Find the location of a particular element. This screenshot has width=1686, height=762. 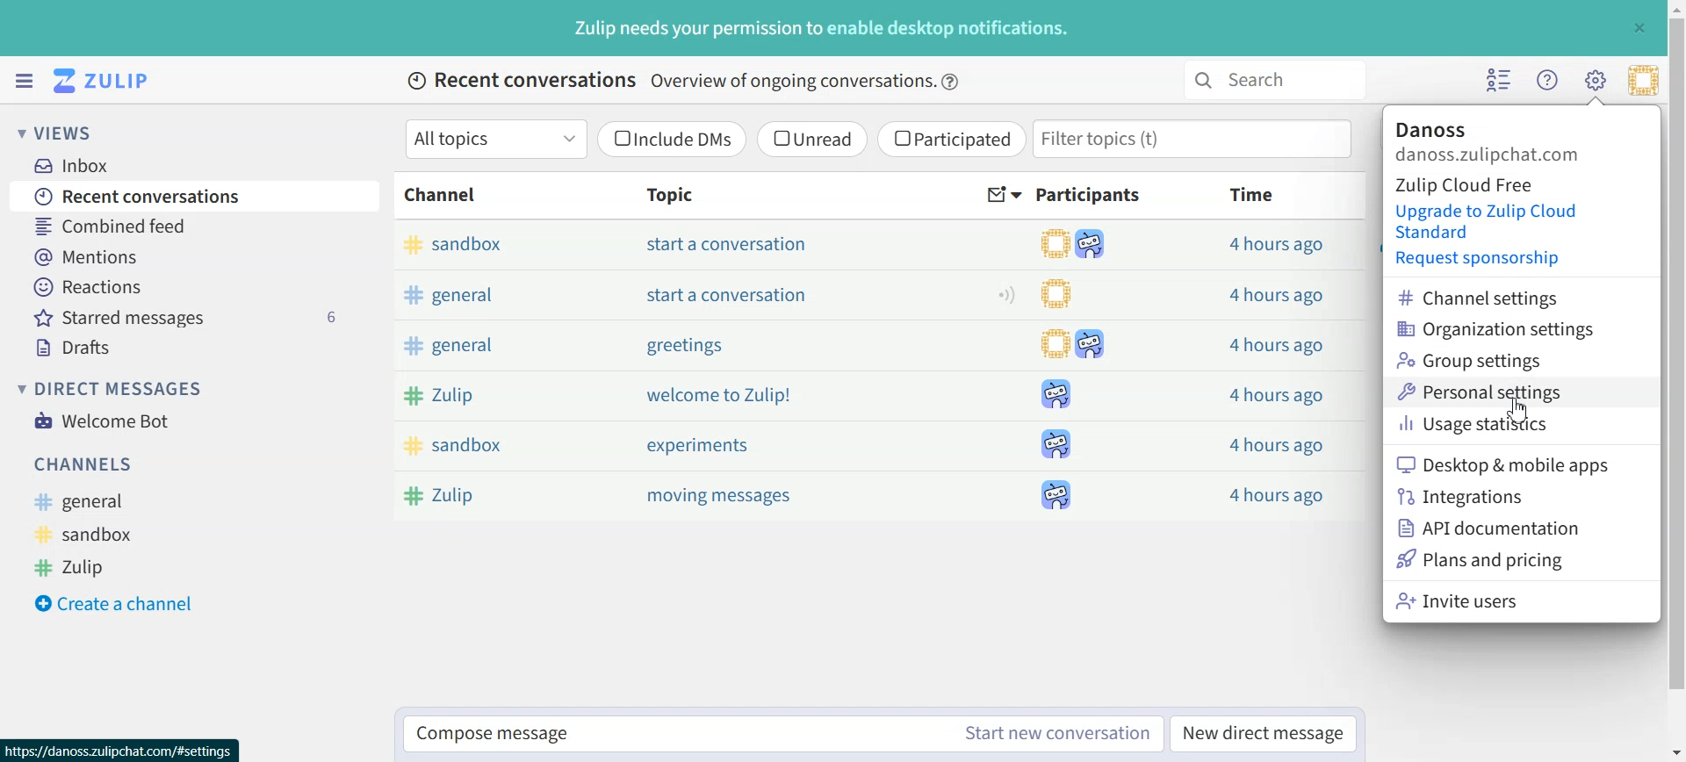

Starred messages is located at coordinates (198, 317).